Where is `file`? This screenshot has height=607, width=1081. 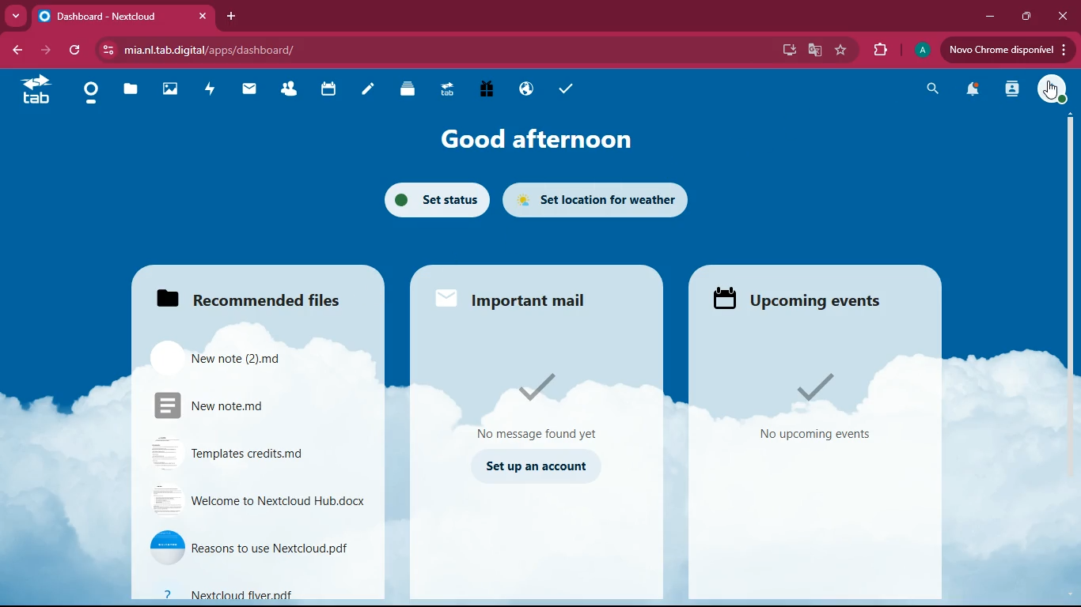
file is located at coordinates (261, 452).